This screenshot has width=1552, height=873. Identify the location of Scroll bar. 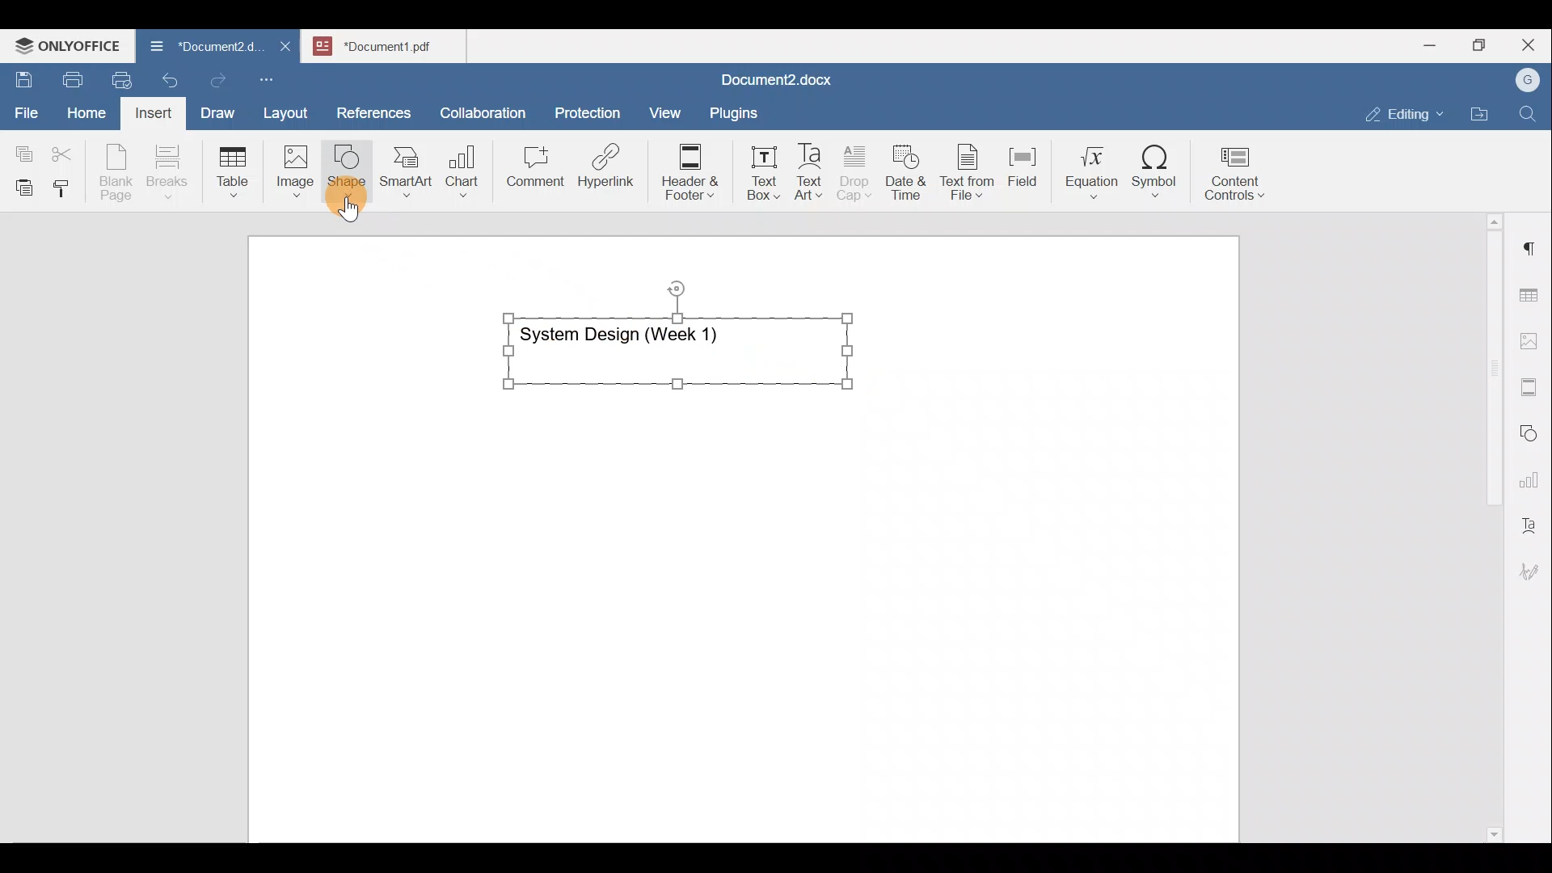
(1488, 525).